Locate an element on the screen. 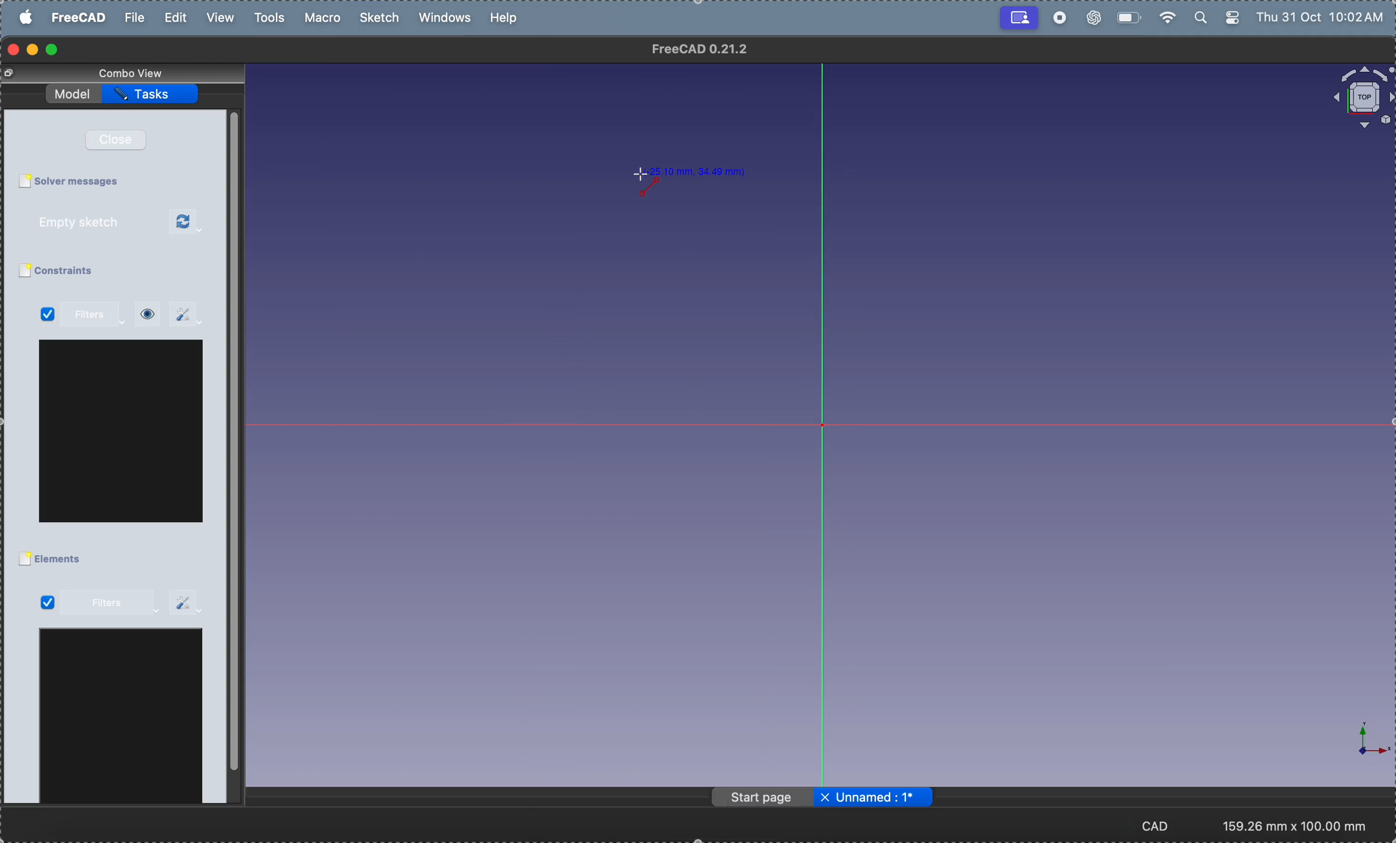 The image size is (1396, 843). task is located at coordinates (153, 94).